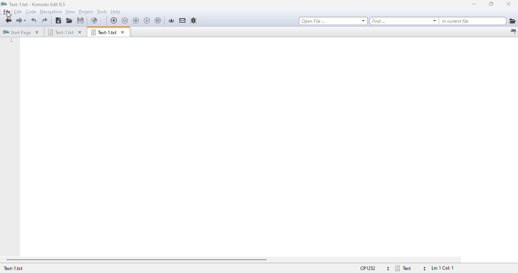  What do you see at coordinates (80, 32) in the screenshot?
I see `close tab` at bounding box center [80, 32].